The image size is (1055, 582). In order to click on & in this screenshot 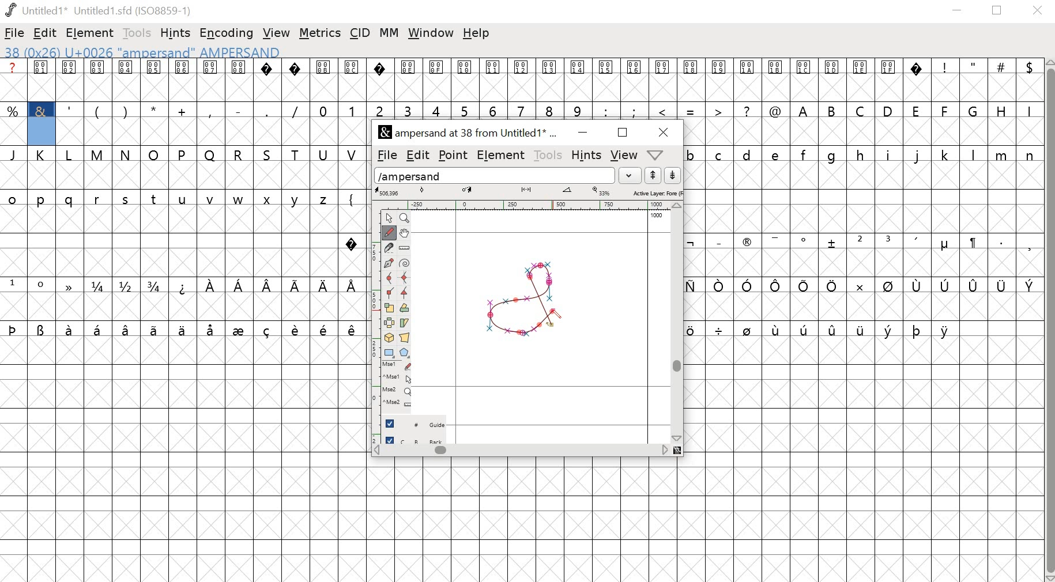, I will do `click(41, 110)`.